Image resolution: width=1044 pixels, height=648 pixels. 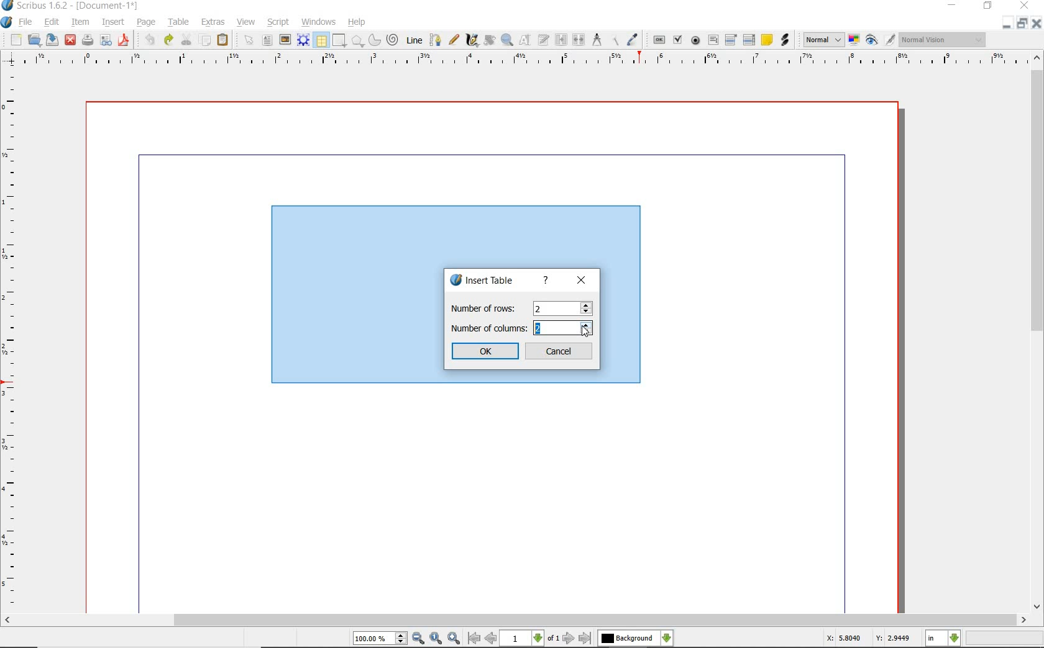 I want to click on select measurement, so click(x=943, y=638).